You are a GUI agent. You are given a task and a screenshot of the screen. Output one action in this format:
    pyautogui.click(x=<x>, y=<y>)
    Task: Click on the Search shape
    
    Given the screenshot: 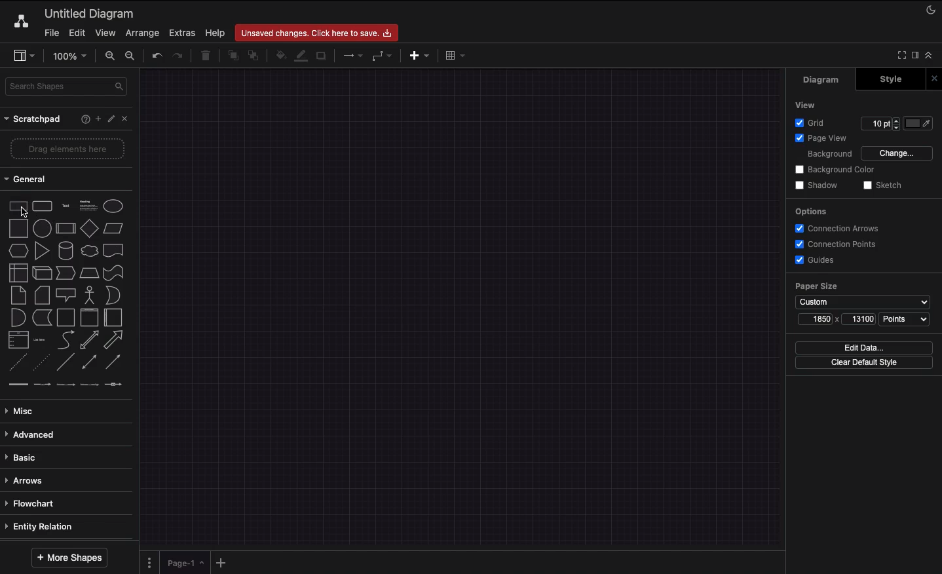 What is the action you would take?
    pyautogui.click(x=64, y=88)
    